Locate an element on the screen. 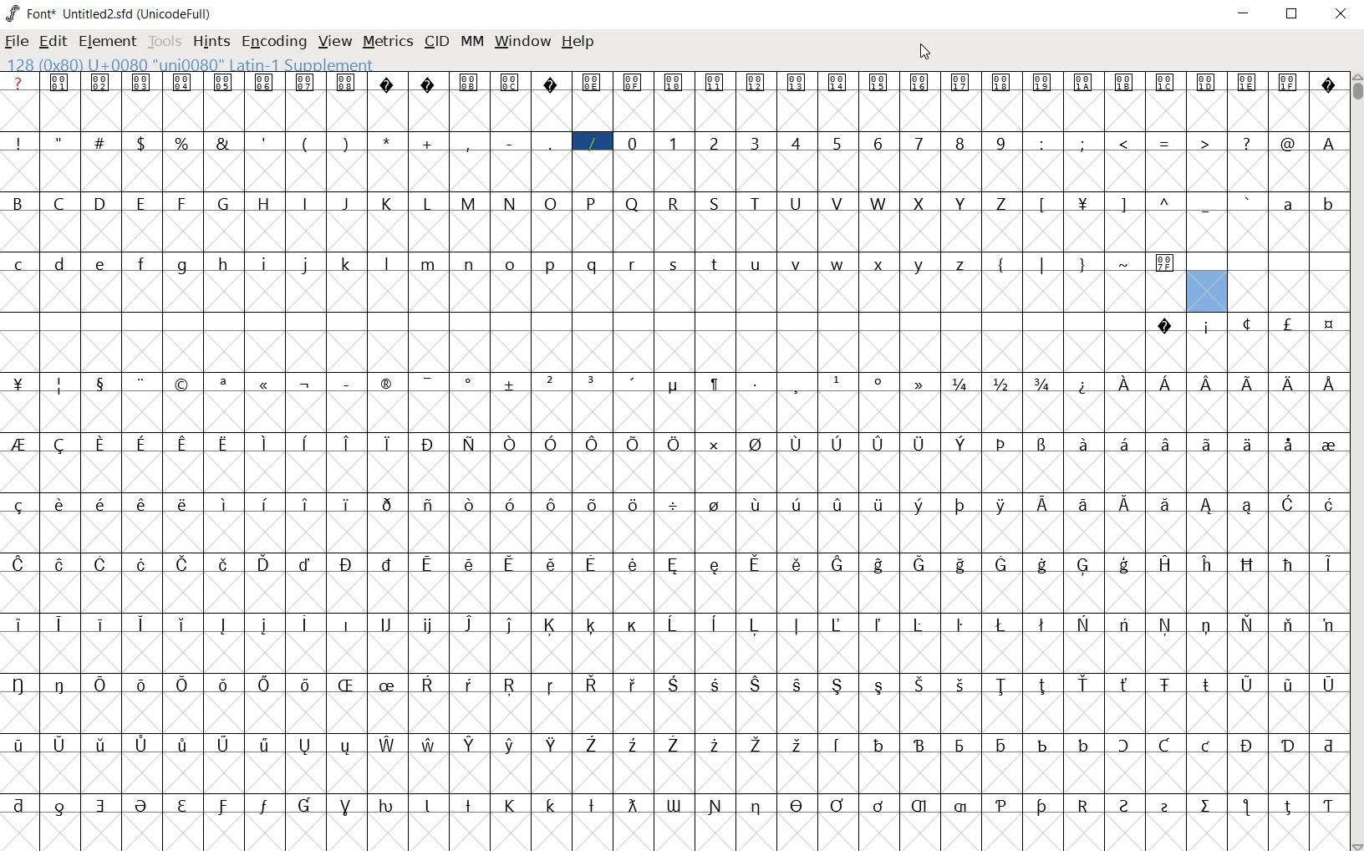 Image resolution: width=1364 pixels, height=851 pixels. glyph is located at coordinates (469, 624).